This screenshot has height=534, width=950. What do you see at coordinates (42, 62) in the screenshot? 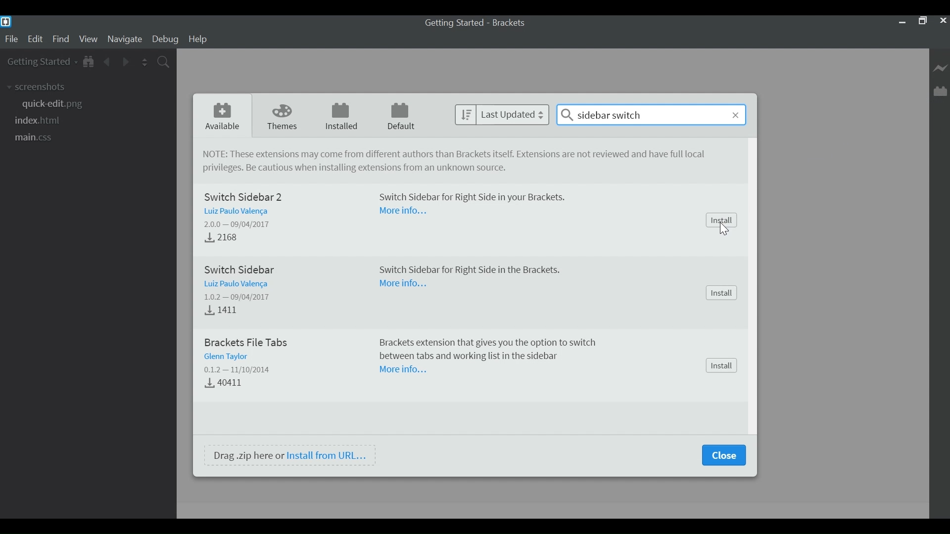
I see `Getting Started` at bounding box center [42, 62].